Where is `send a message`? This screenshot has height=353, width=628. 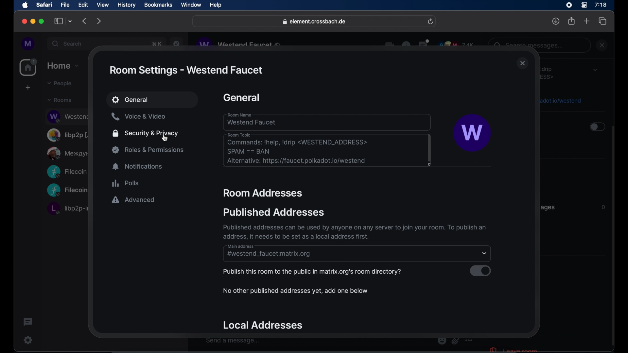 send a message is located at coordinates (233, 341).